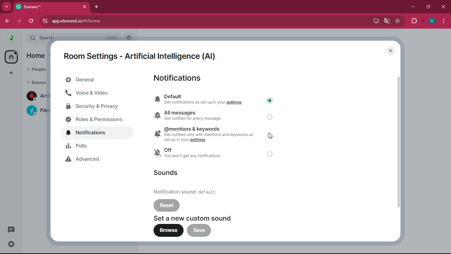 The height and width of the screenshot is (254, 451). I want to click on default, so click(191, 191).